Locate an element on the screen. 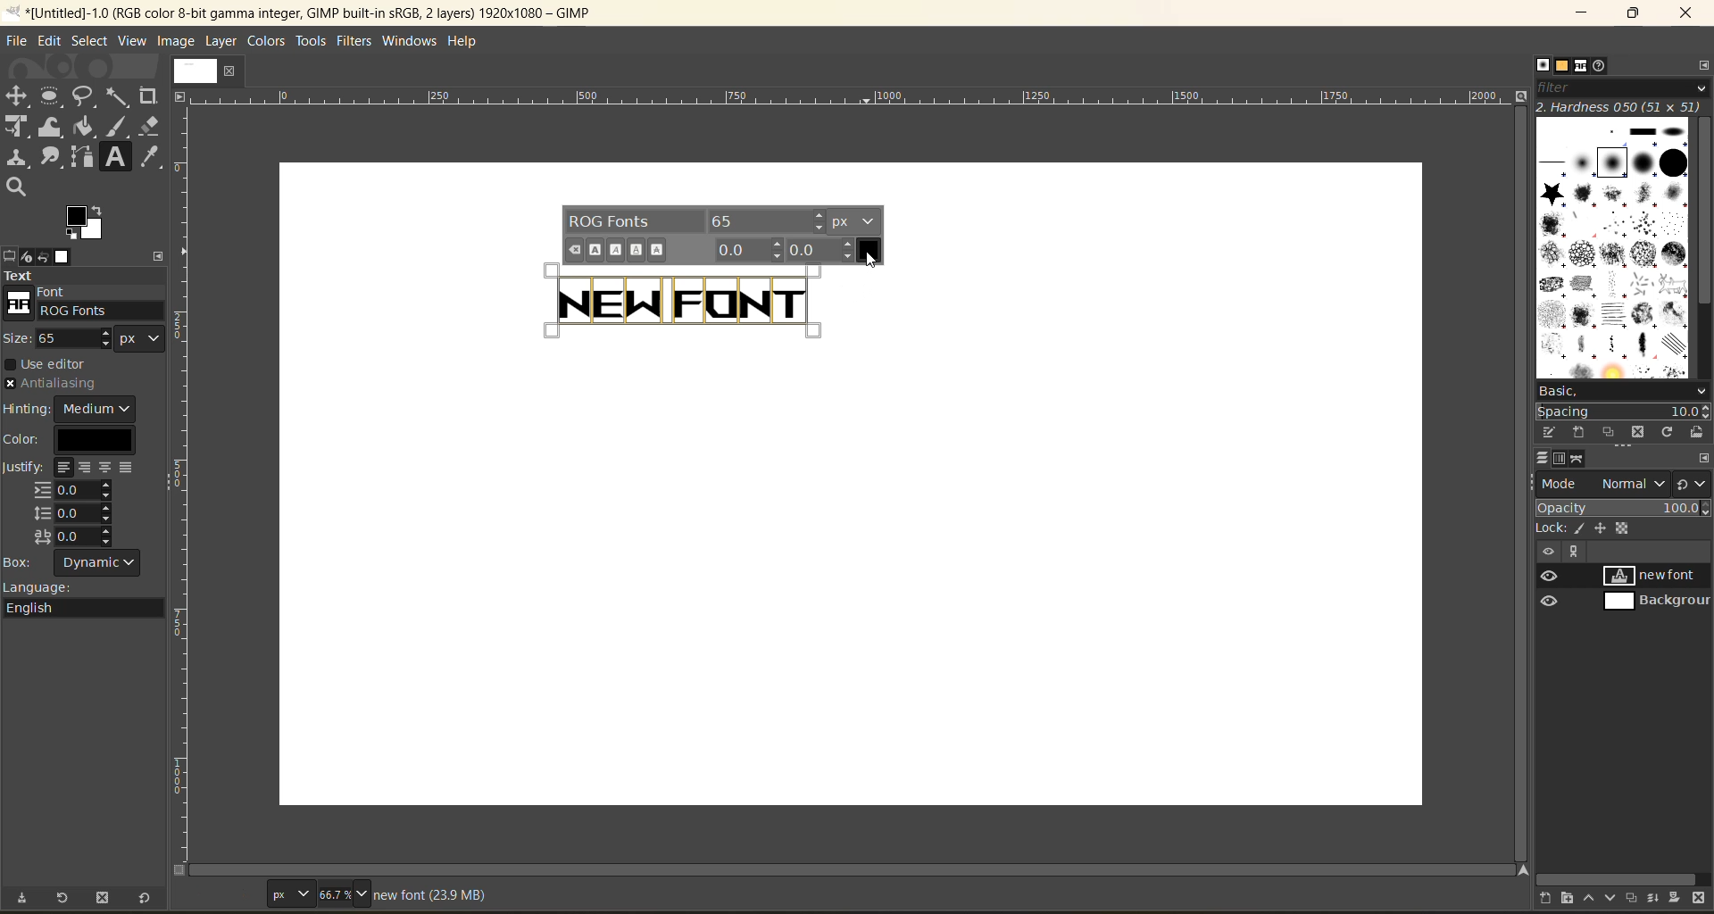  document history is located at coordinates (1601, 68).